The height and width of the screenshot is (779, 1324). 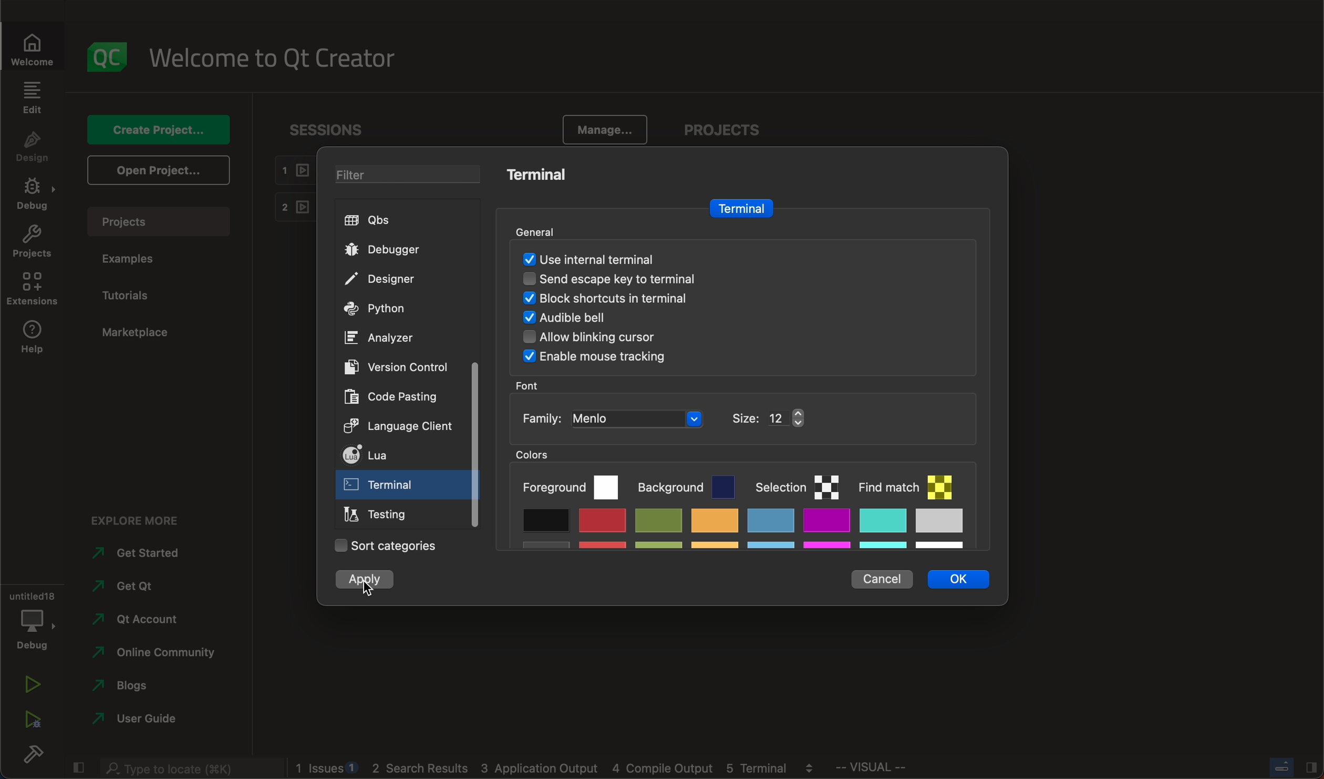 I want to click on close slidebar, so click(x=1288, y=768).